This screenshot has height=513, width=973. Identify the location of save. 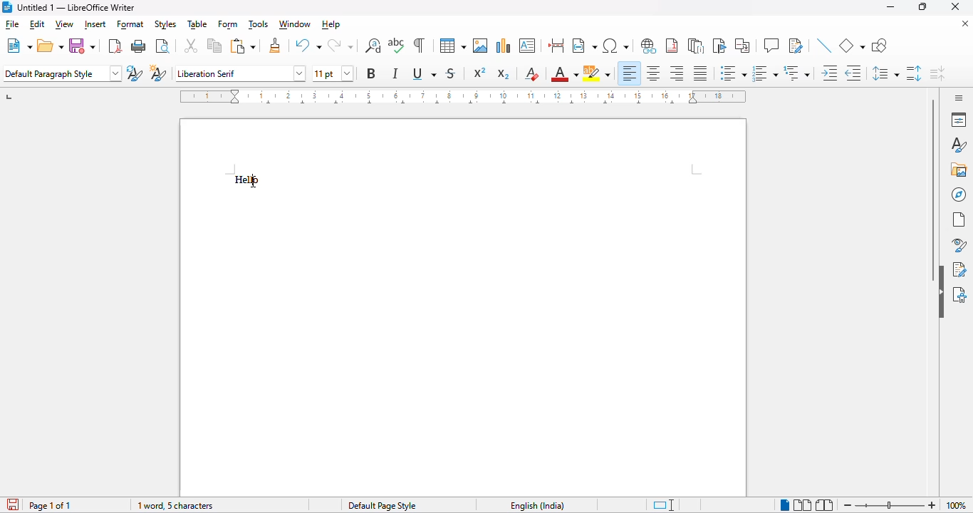
(83, 45).